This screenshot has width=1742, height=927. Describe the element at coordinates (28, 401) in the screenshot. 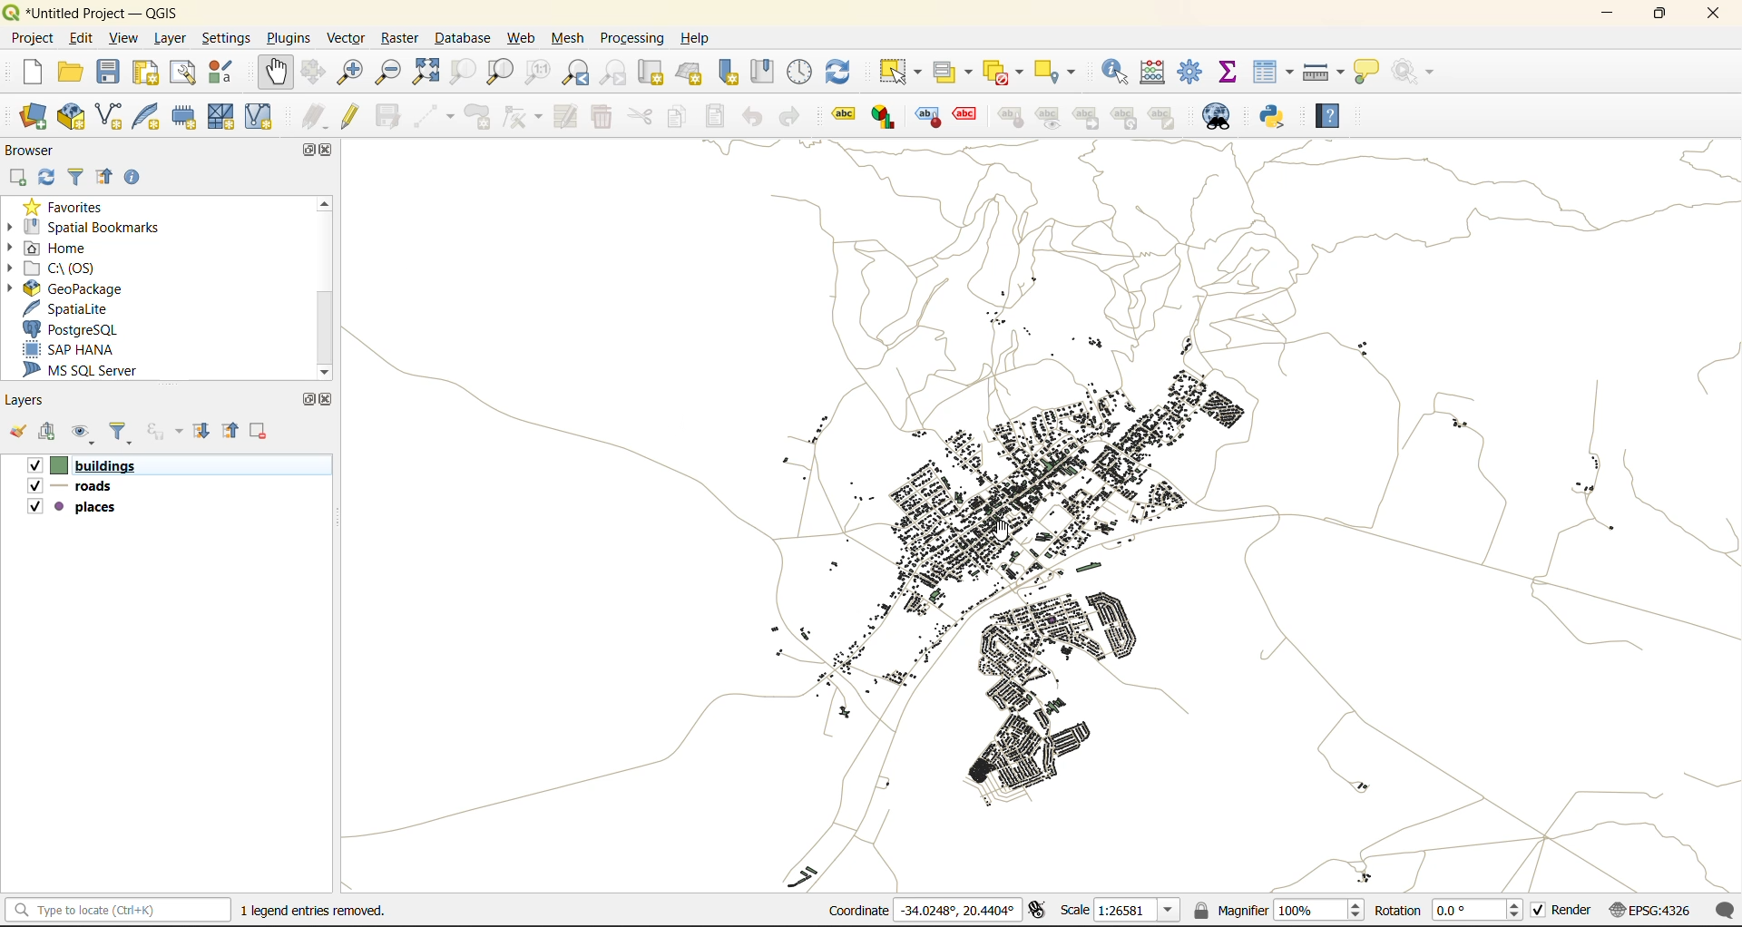

I see `layers` at that location.